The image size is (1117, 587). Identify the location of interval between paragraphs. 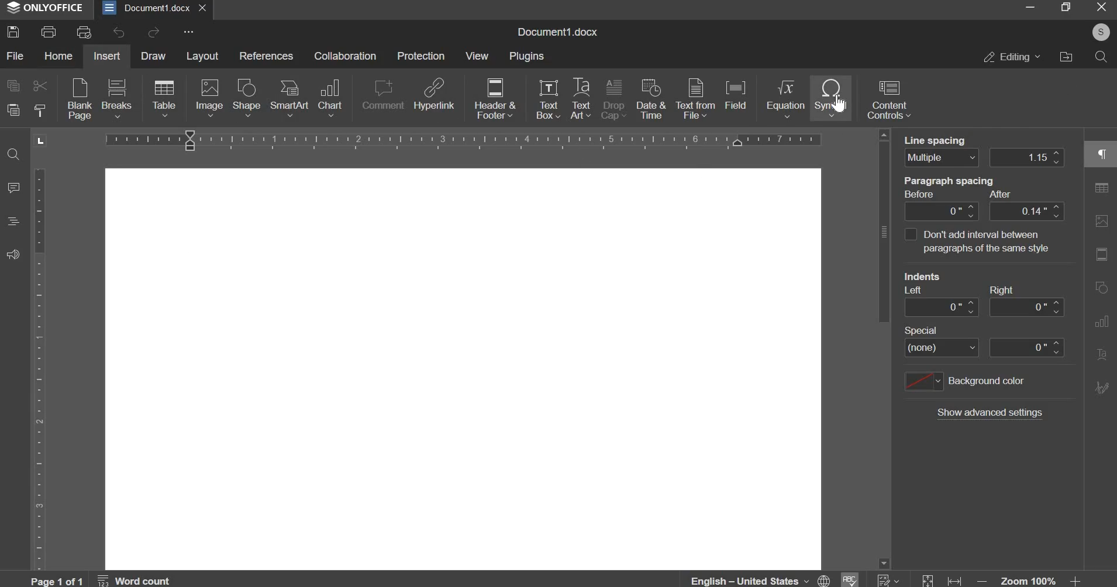
(909, 234).